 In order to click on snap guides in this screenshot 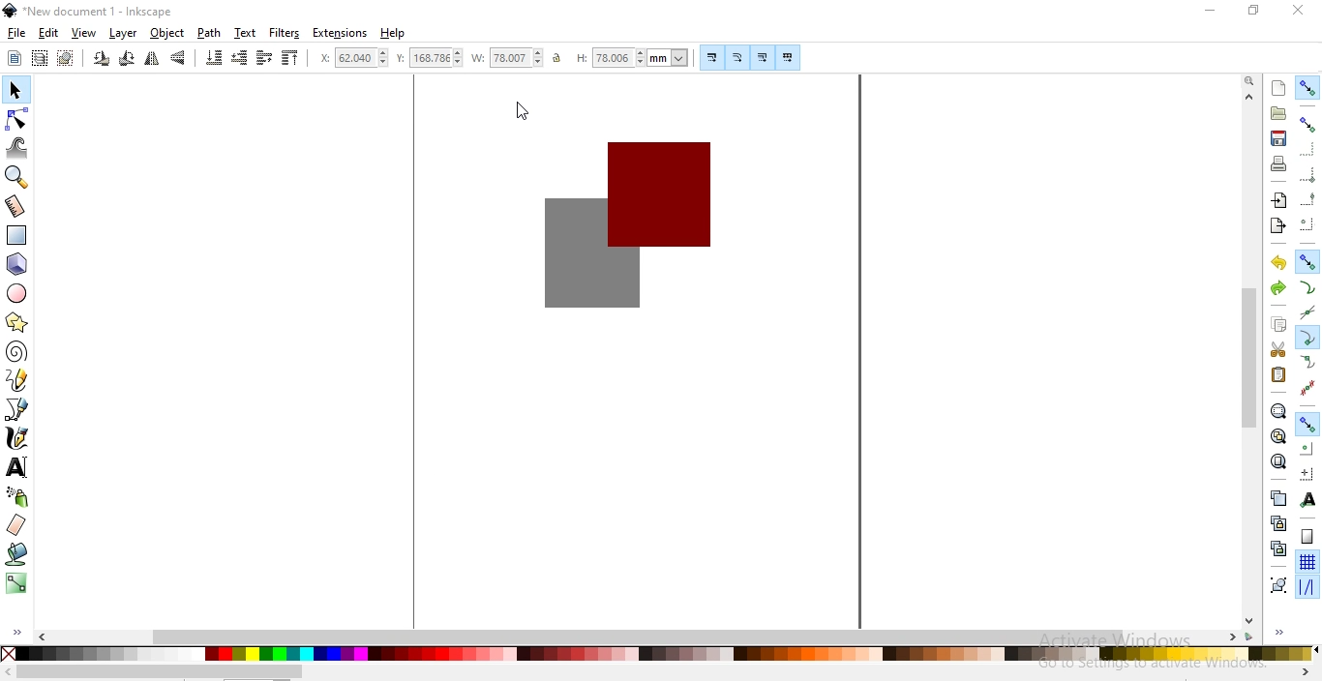, I will do `click(1307, 587)`.